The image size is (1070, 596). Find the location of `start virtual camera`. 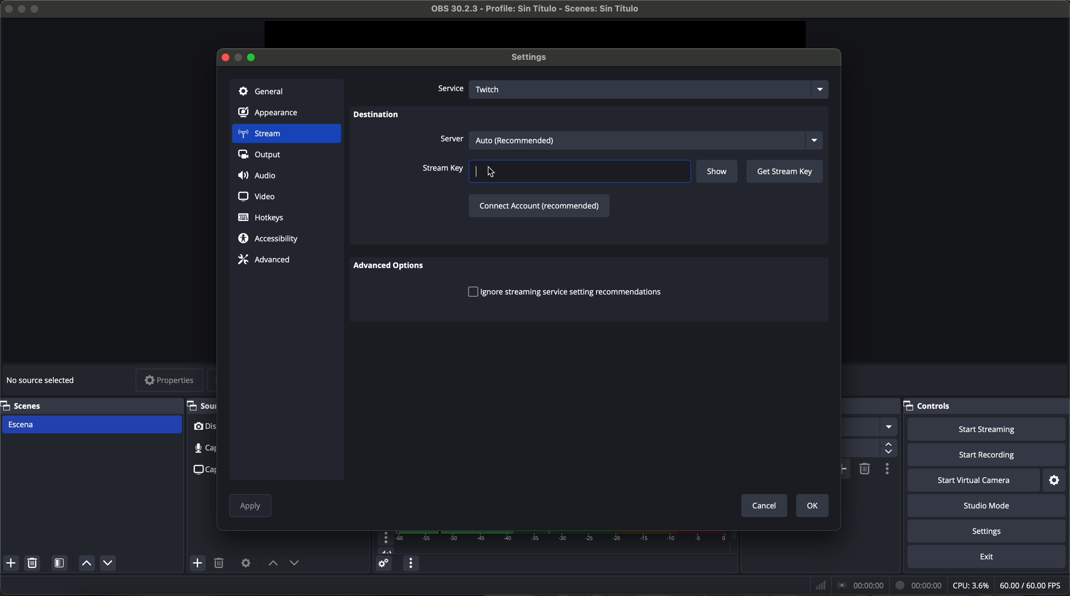

start virtual camera is located at coordinates (974, 481).